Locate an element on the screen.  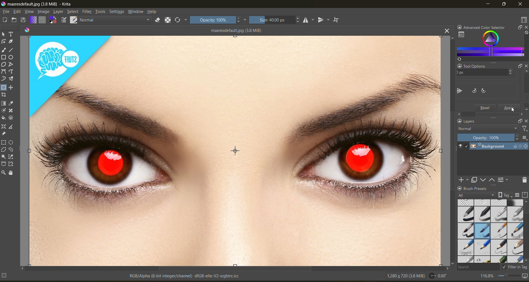
tool is located at coordinates (4, 42).